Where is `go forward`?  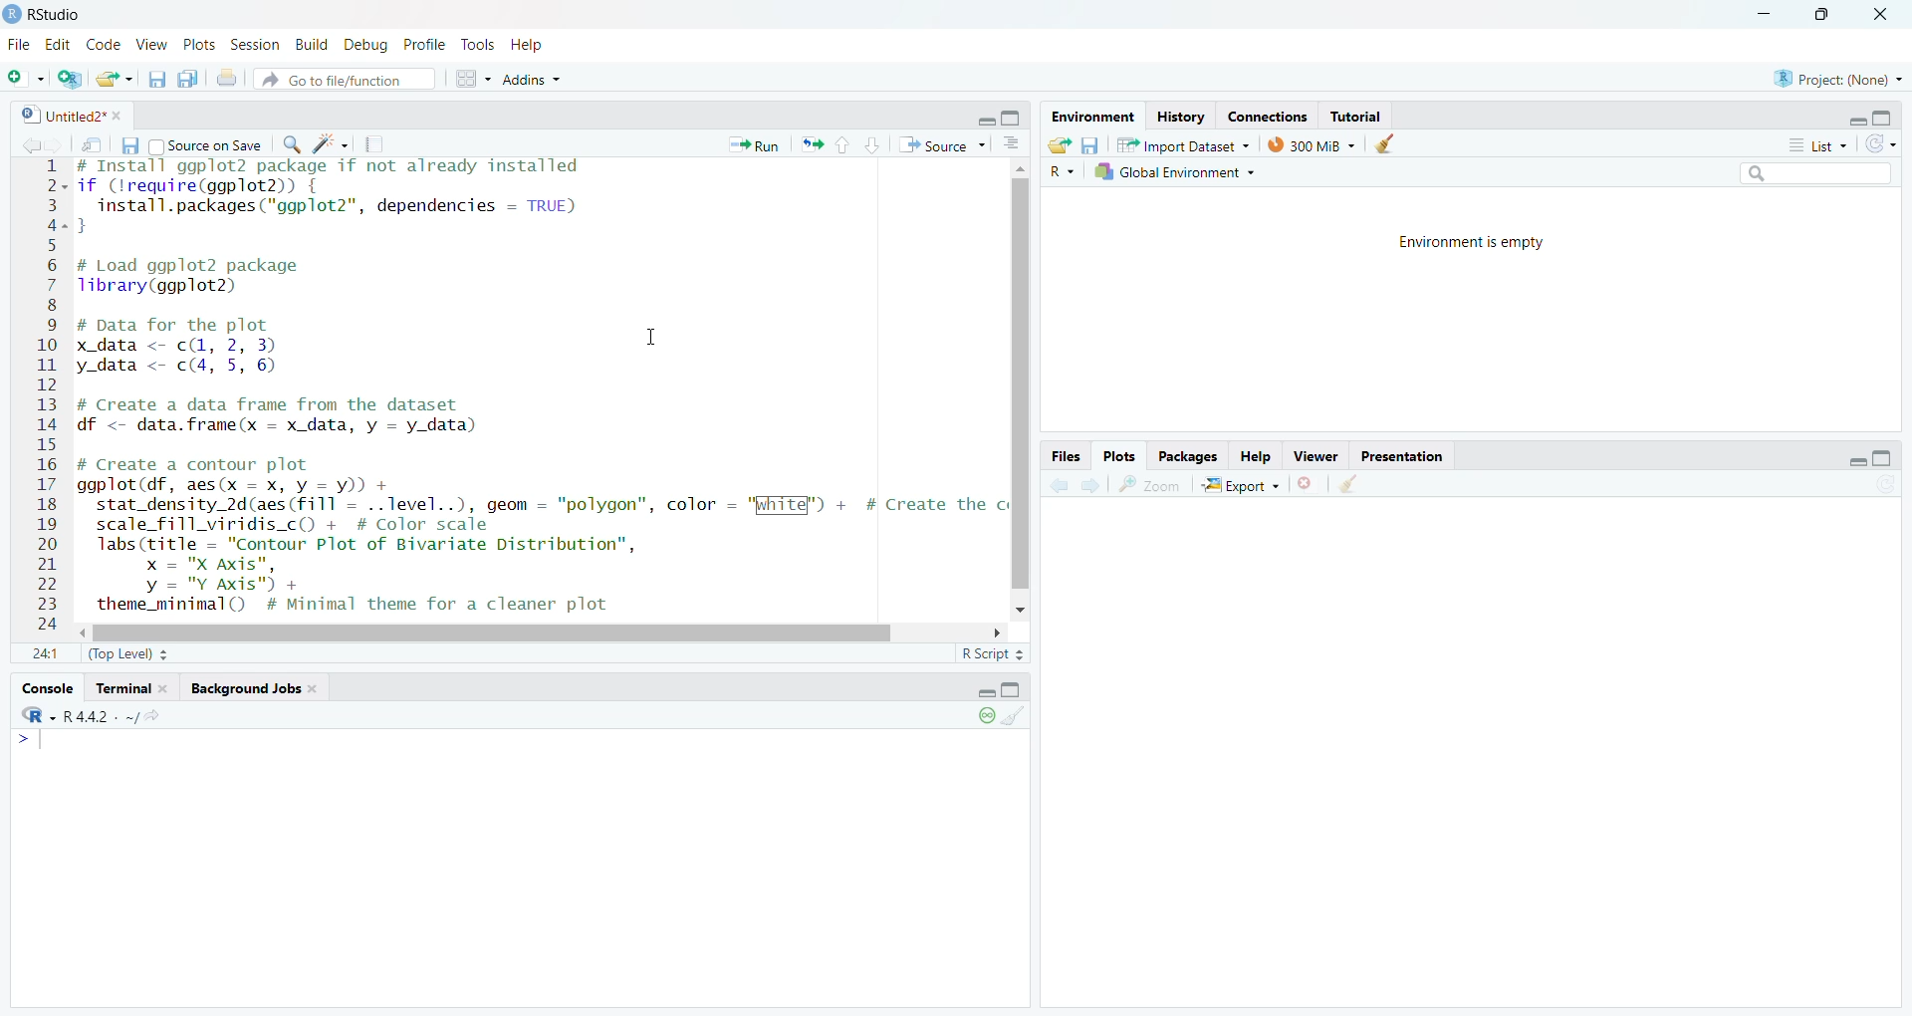
go forward is located at coordinates (1088, 484).